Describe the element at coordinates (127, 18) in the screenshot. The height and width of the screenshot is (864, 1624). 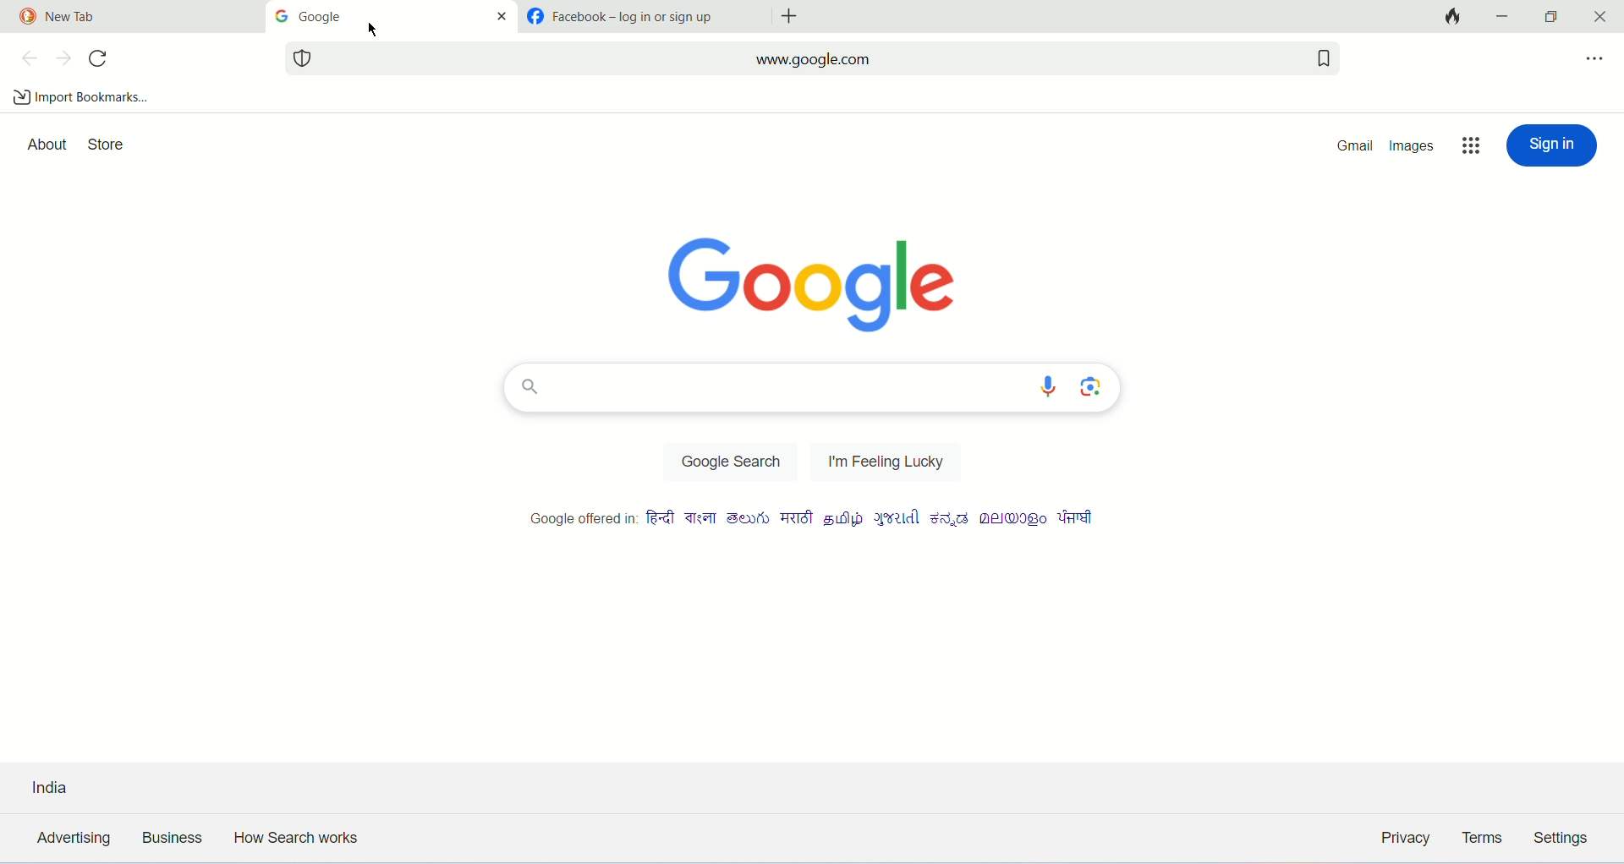
I see `tab1` at that location.